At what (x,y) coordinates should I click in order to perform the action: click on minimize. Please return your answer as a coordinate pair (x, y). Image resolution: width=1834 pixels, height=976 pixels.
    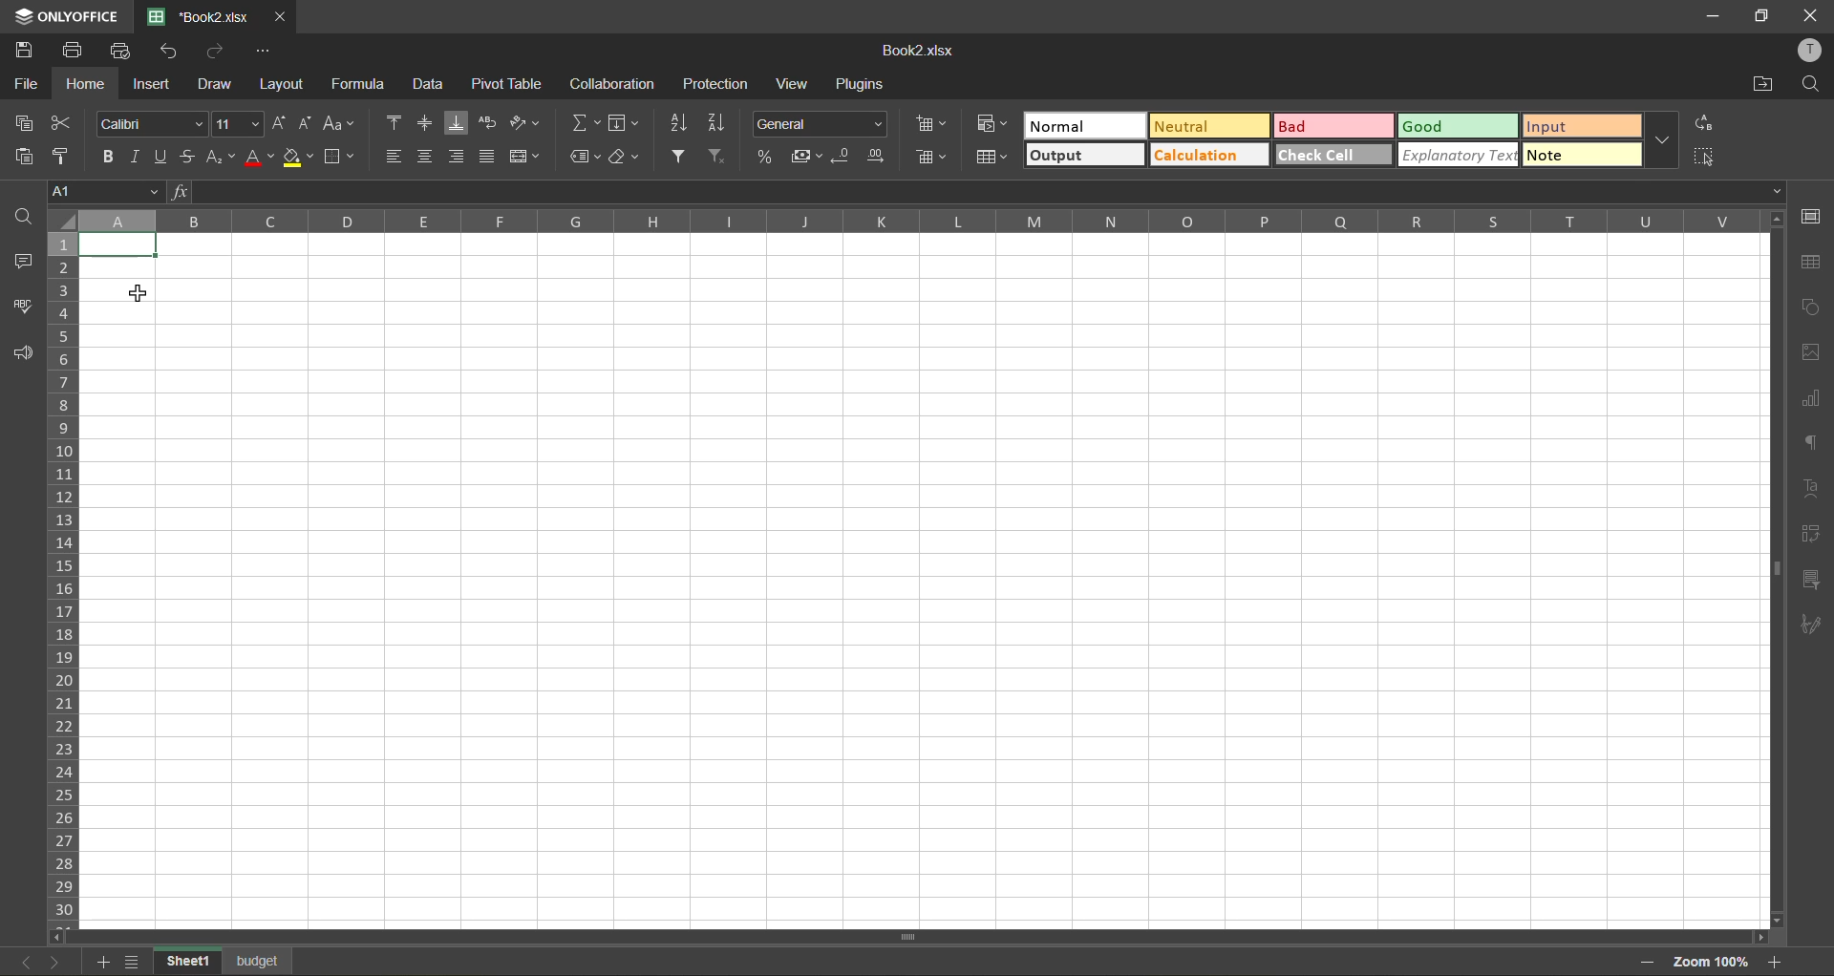
    Looking at the image, I should click on (1710, 17).